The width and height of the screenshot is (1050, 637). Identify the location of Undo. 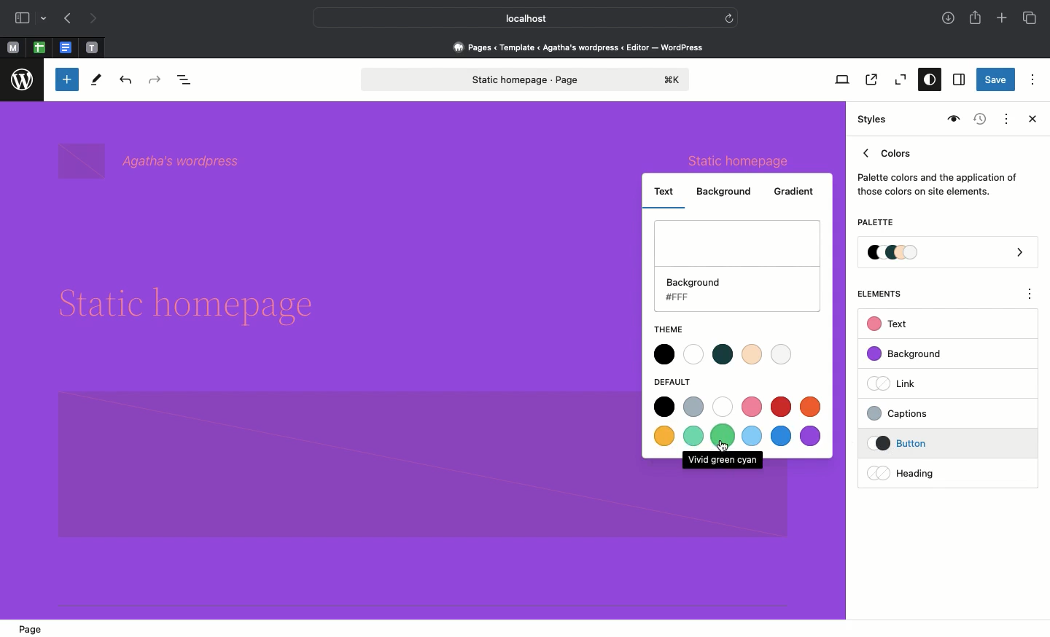
(125, 81).